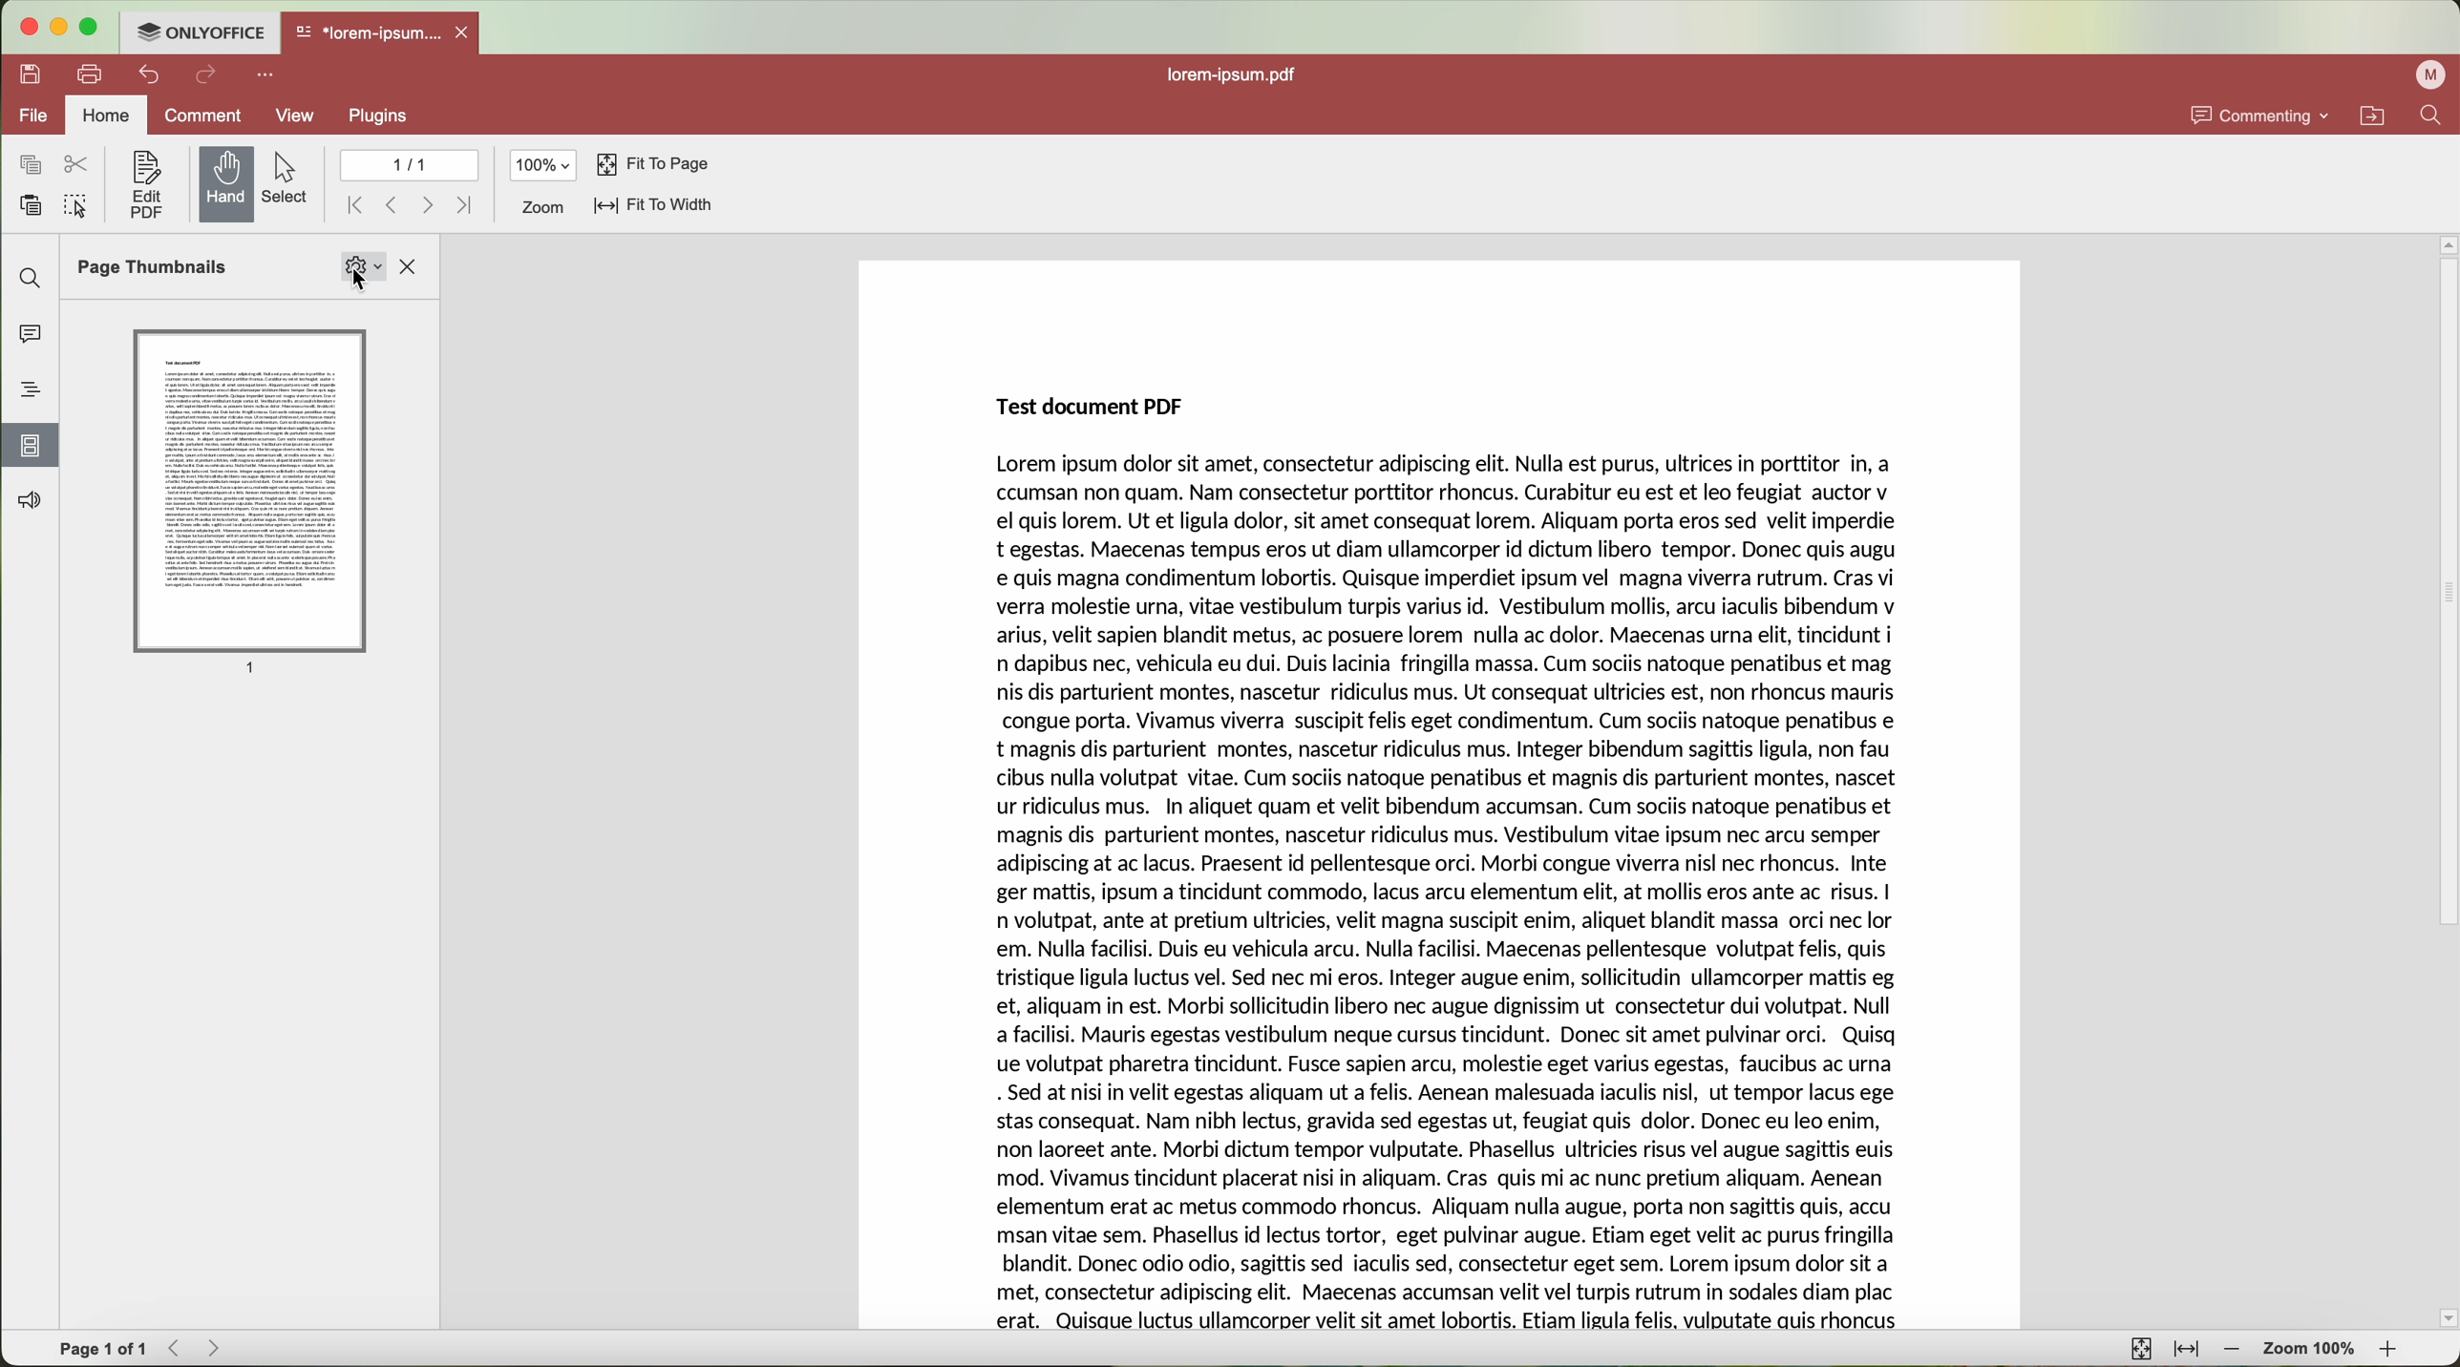 Image resolution: width=2460 pixels, height=1367 pixels. Describe the element at coordinates (207, 77) in the screenshot. I see `redo` at that location.